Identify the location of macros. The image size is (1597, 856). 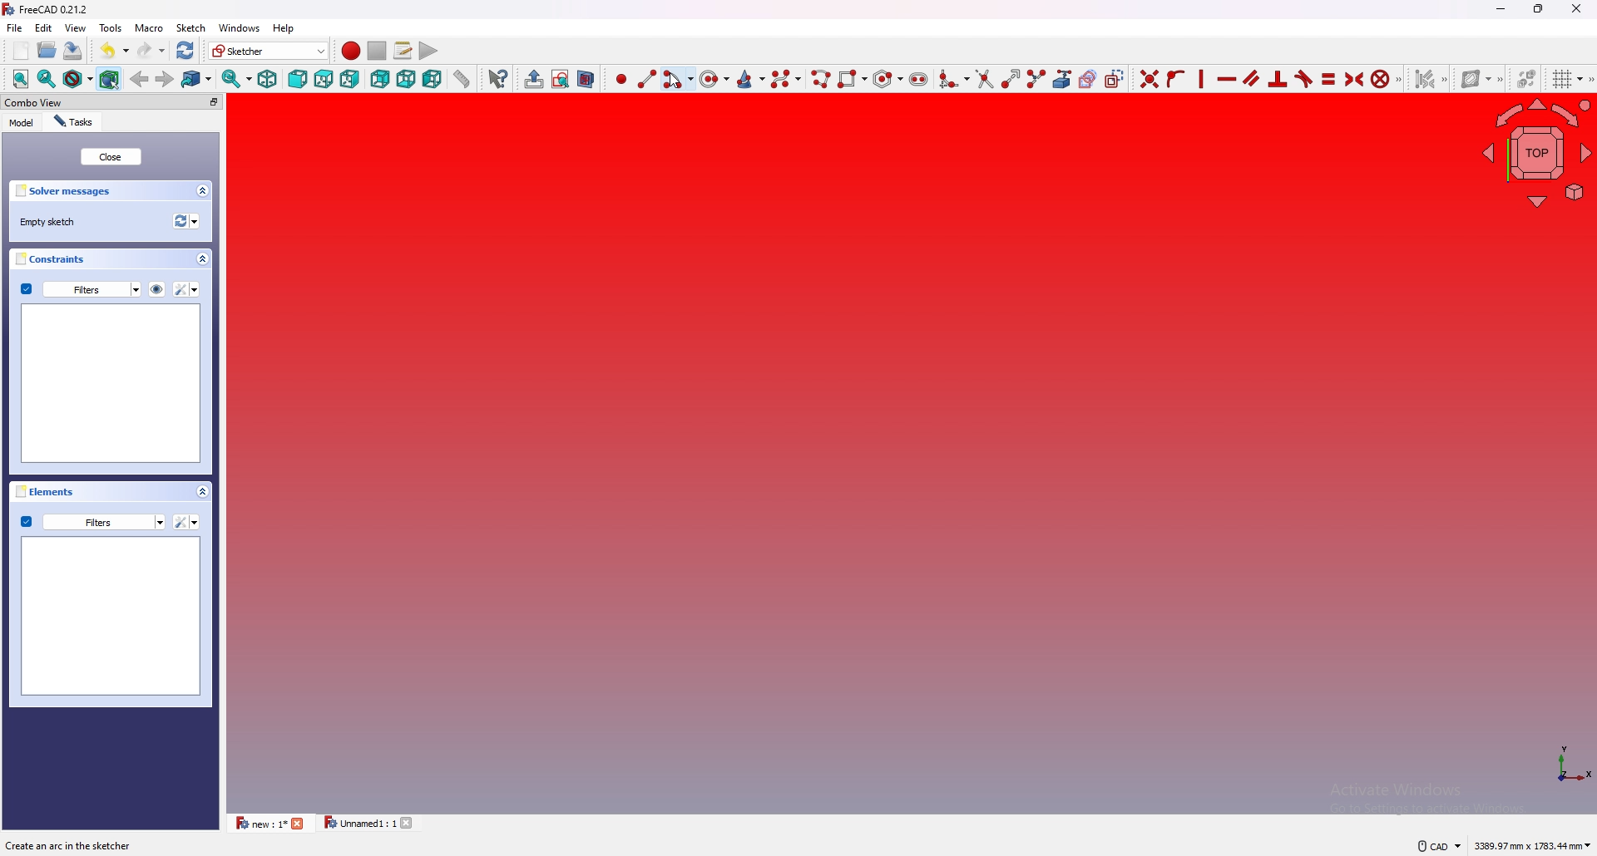
(403, 51).